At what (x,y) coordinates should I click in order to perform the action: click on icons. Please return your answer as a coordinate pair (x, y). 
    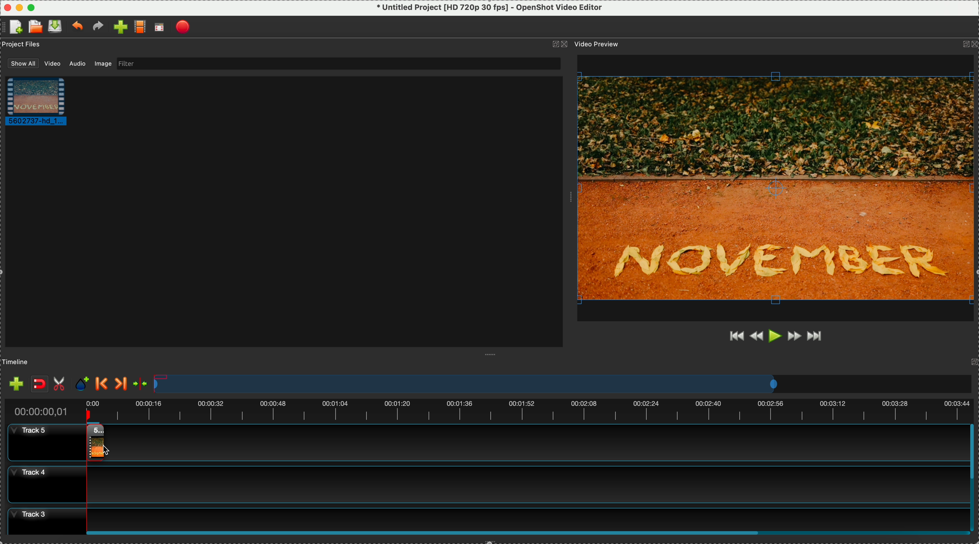
    Looking at the image, I should click on (969, 45).